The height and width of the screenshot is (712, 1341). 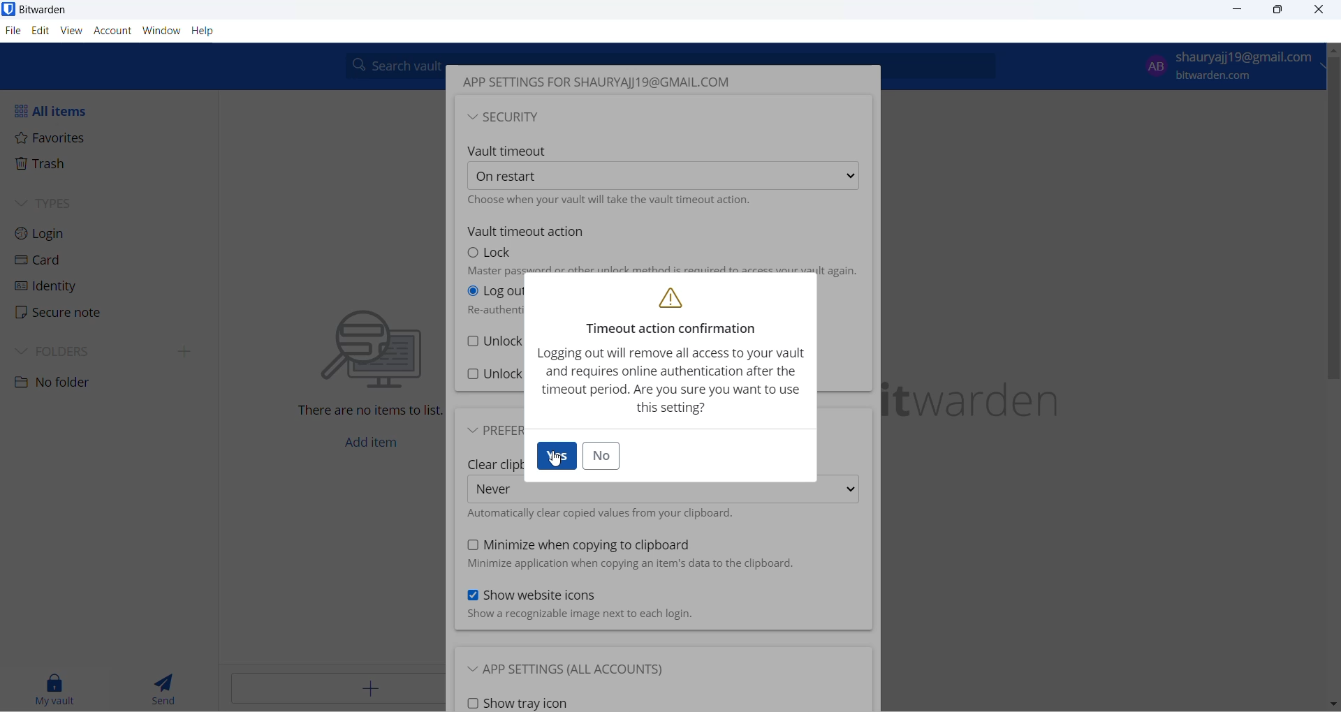 I want to click on Favorites, so click(x=55, y=139).